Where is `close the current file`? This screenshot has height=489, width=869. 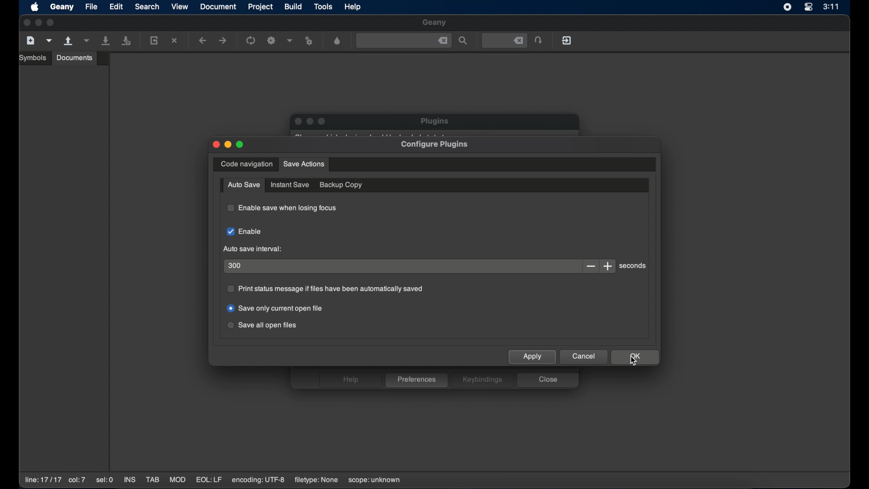 close the current file is located at coordinates (175, 41).